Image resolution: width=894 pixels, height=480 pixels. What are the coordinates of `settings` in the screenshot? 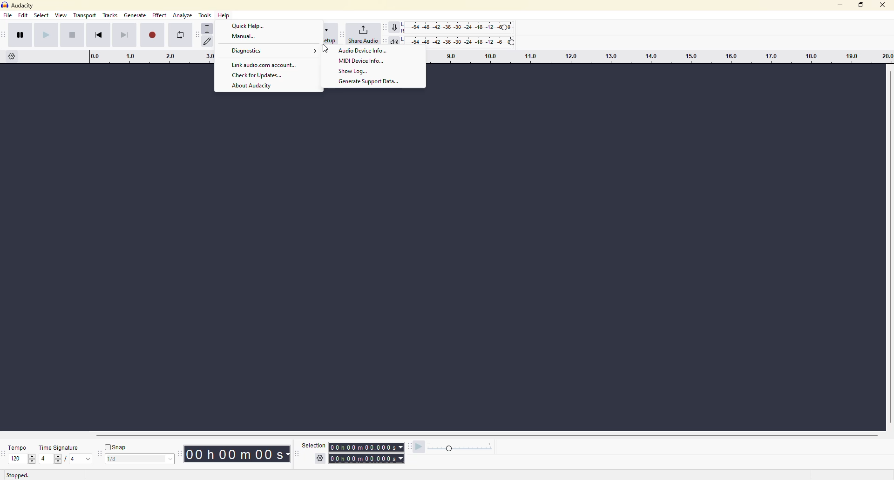 It's located at (318, 459).